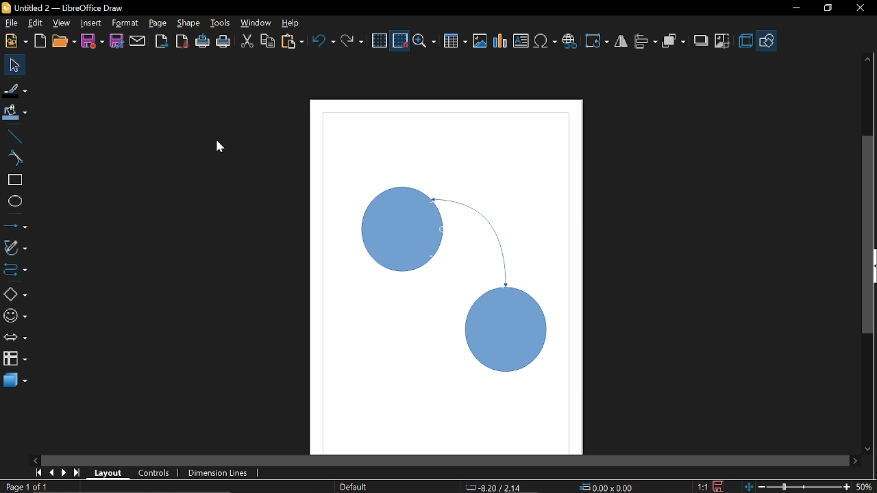 This screenshot has width=877, height=493. Describe the element at coordinates (64, 472) in the screenshot. I see `next page` at that location.